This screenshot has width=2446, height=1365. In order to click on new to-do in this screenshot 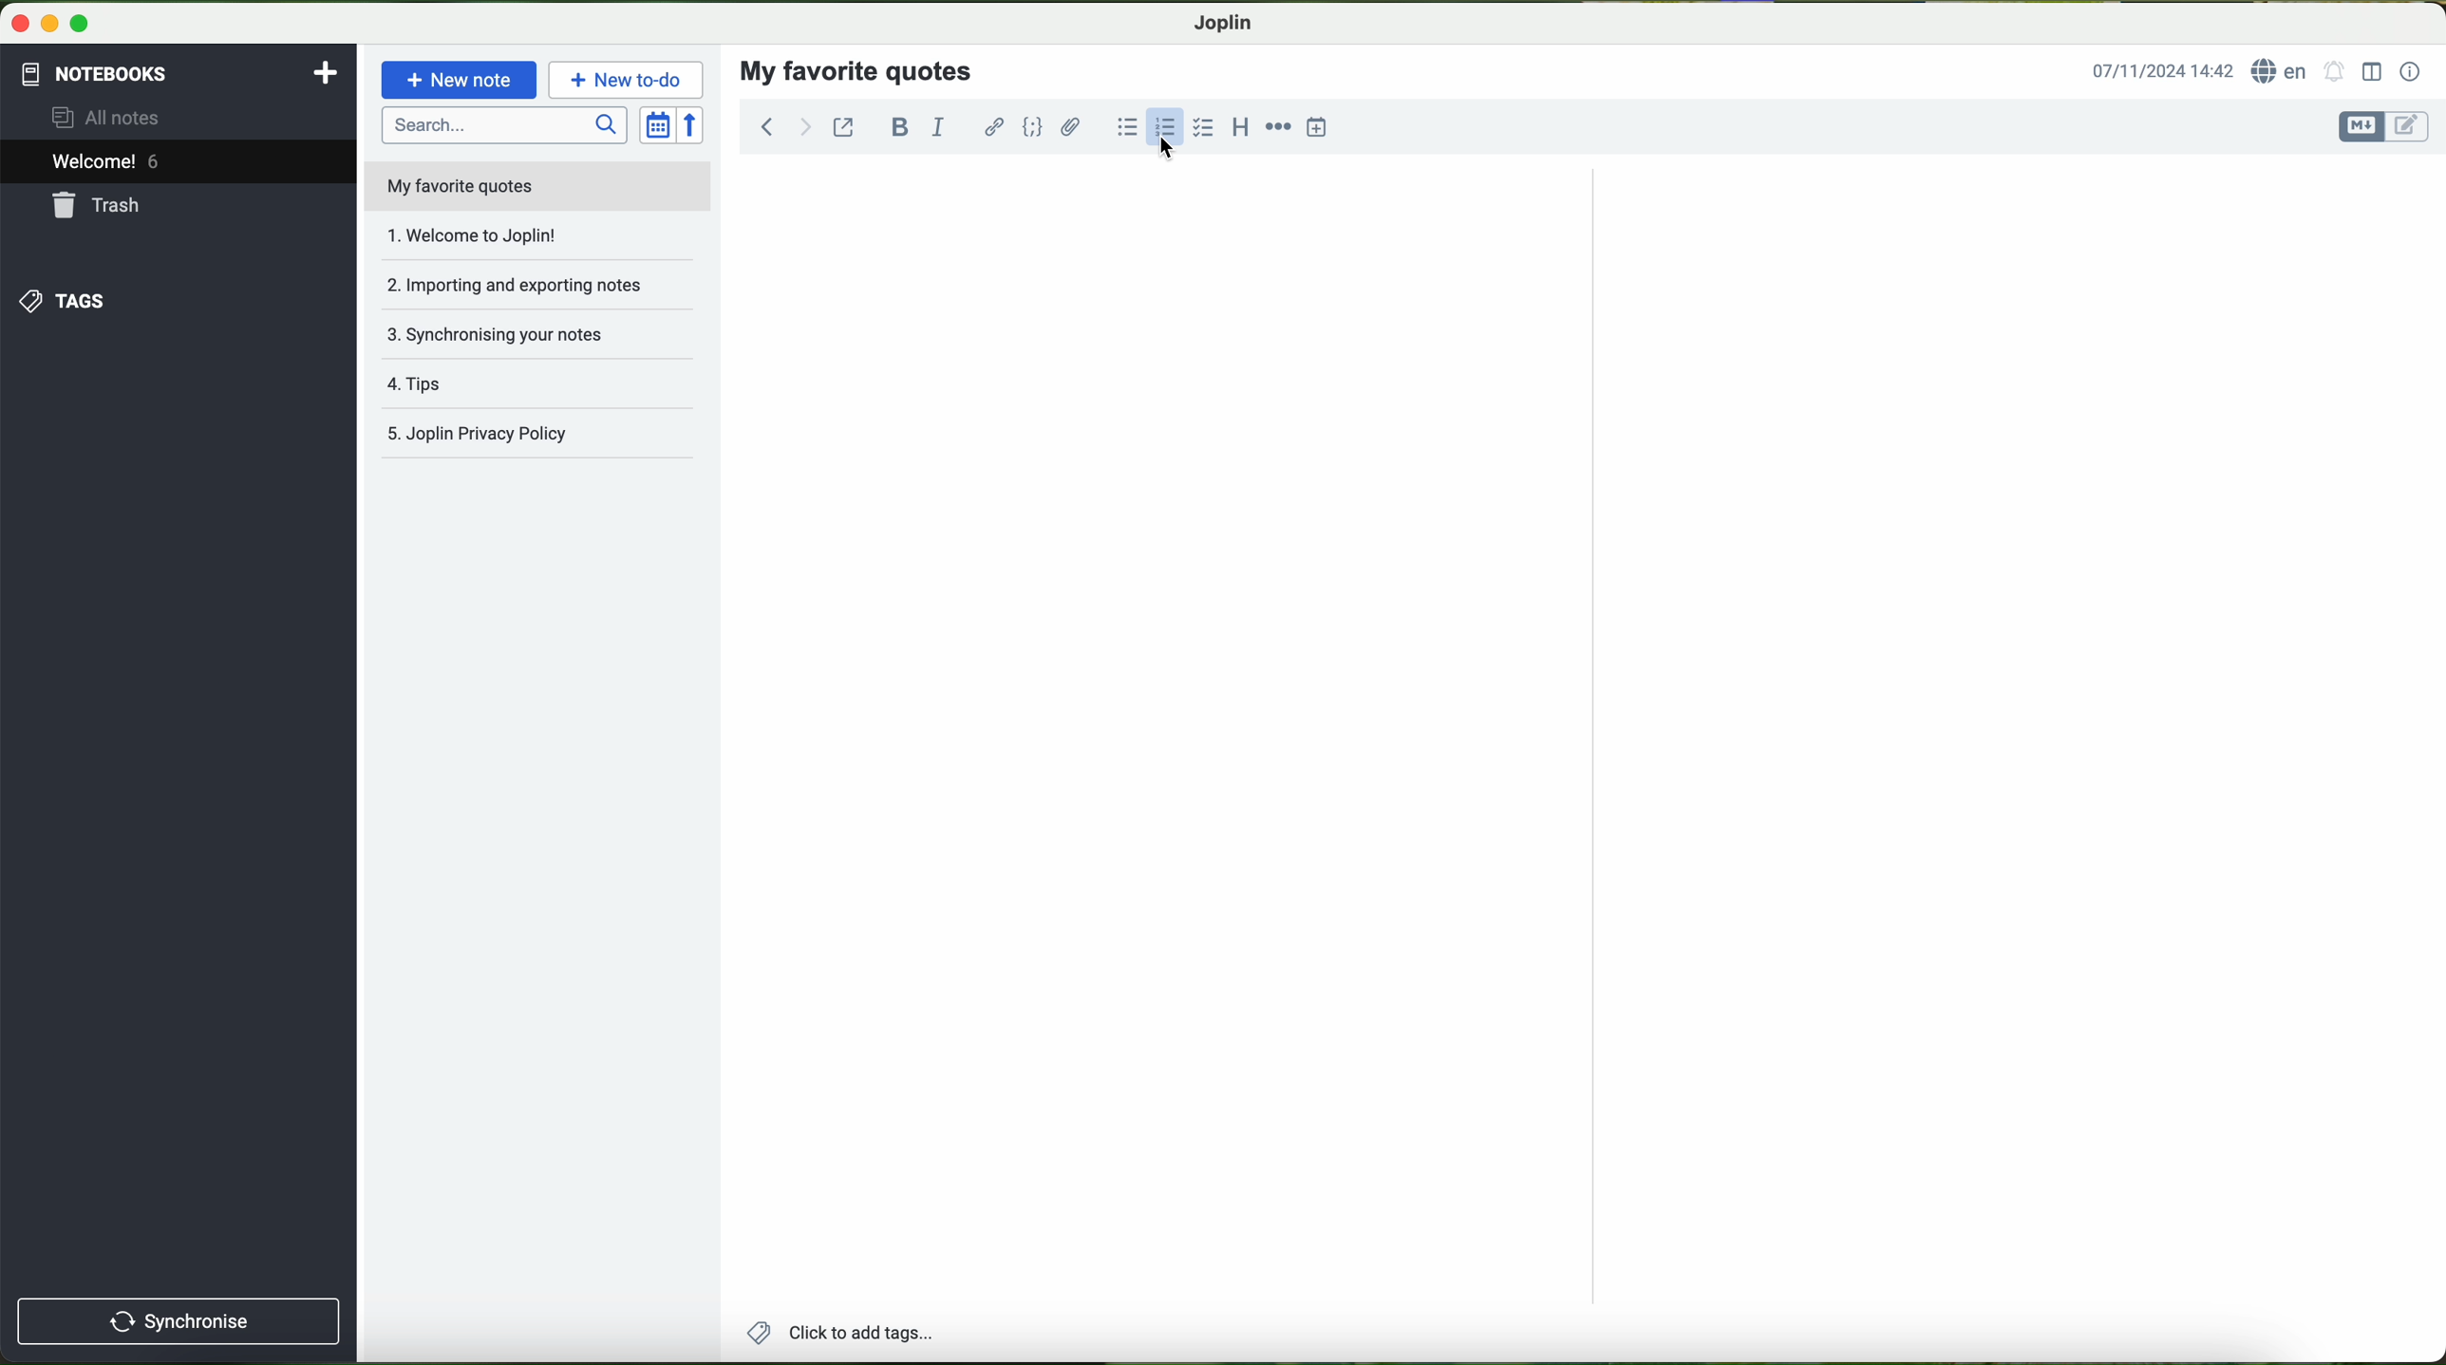, I will do `click(629, 81)`.